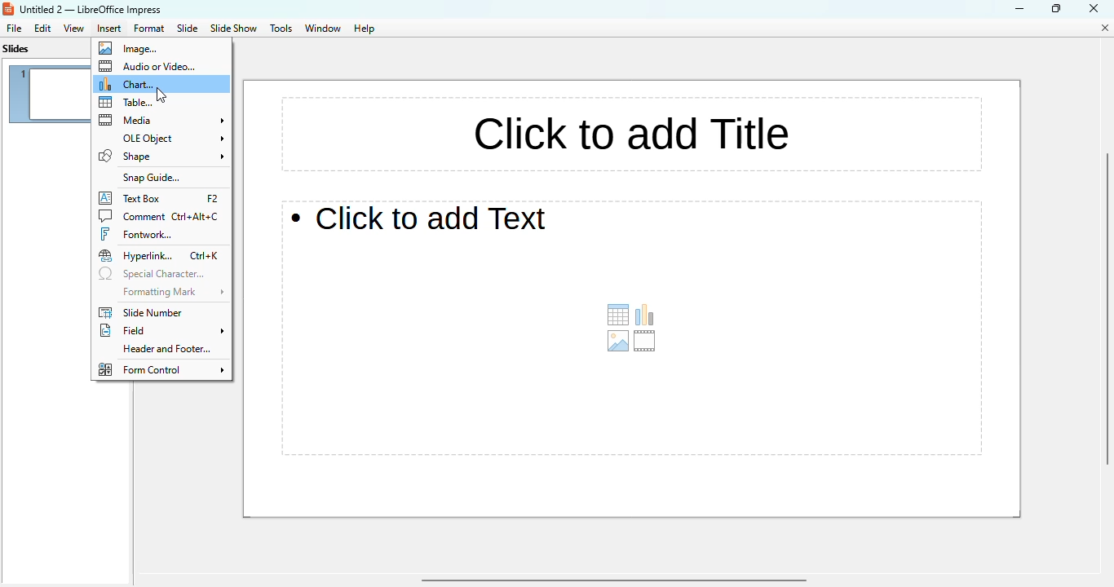 The width and height of the screenshot is (1114, 587). What do you see at coordinates (281, 28) in the screenshot?
I see `tools` at bounding box center [281, 28].